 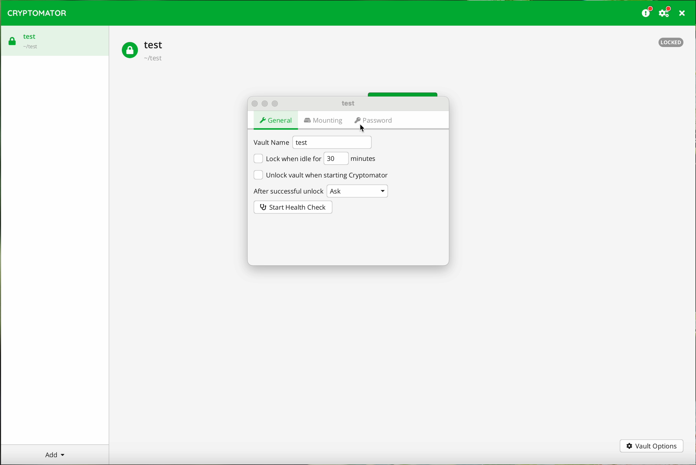 I want to click on start health check, so click(x=293, y=207).